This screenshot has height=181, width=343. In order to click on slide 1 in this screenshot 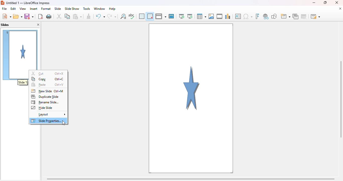, I will do `click(23, 82)`.